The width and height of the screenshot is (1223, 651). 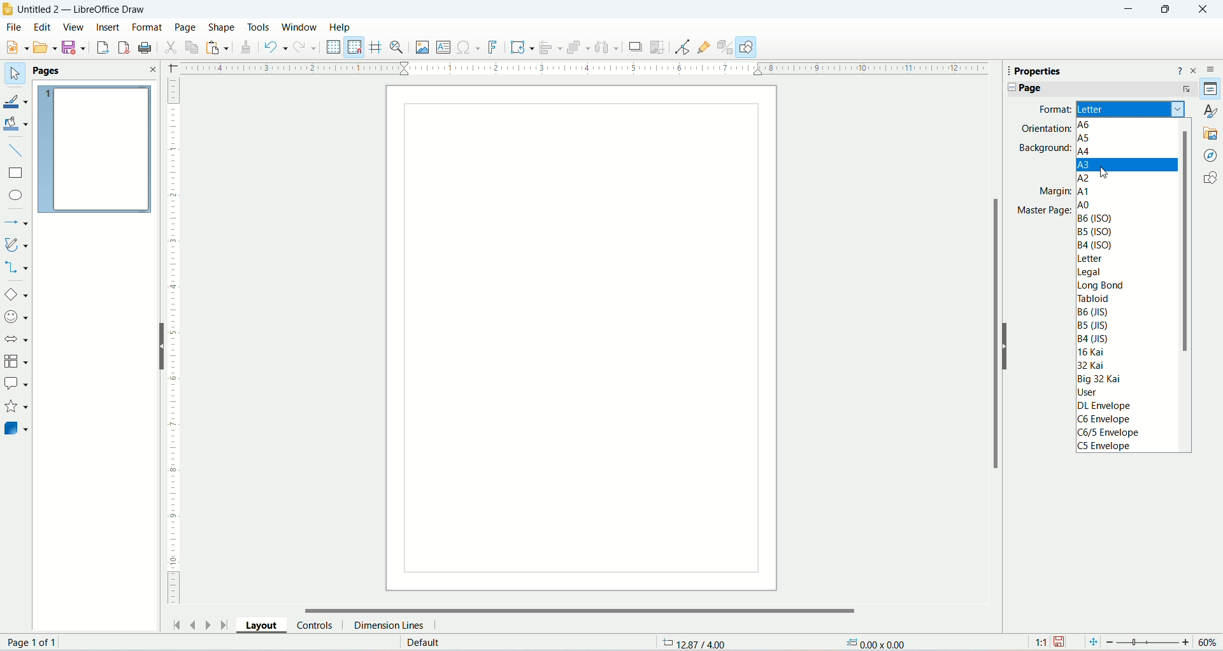 I want to click on tabloid, so click(x=1092, y=297).